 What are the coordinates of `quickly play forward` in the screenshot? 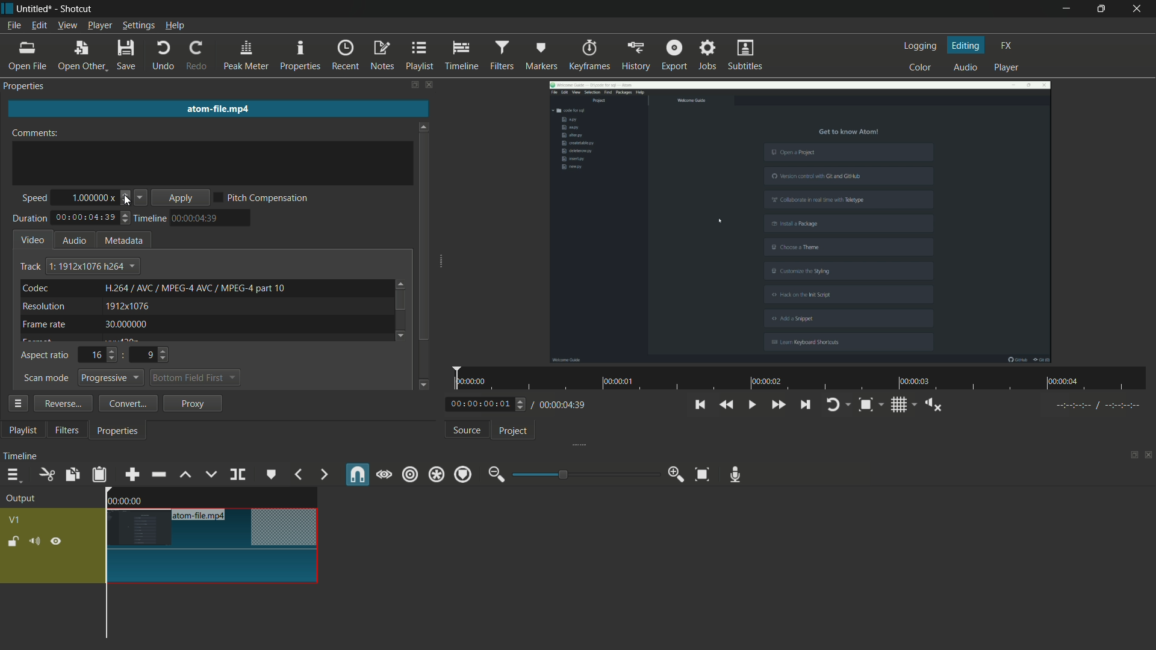 It's located at (777, 404).